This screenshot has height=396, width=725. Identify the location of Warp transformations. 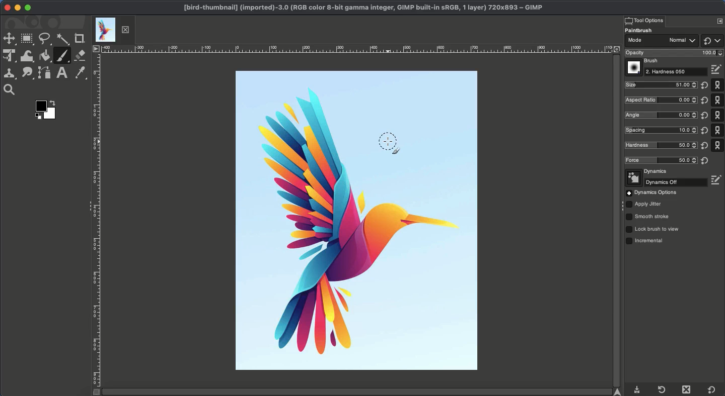
(28, 57).